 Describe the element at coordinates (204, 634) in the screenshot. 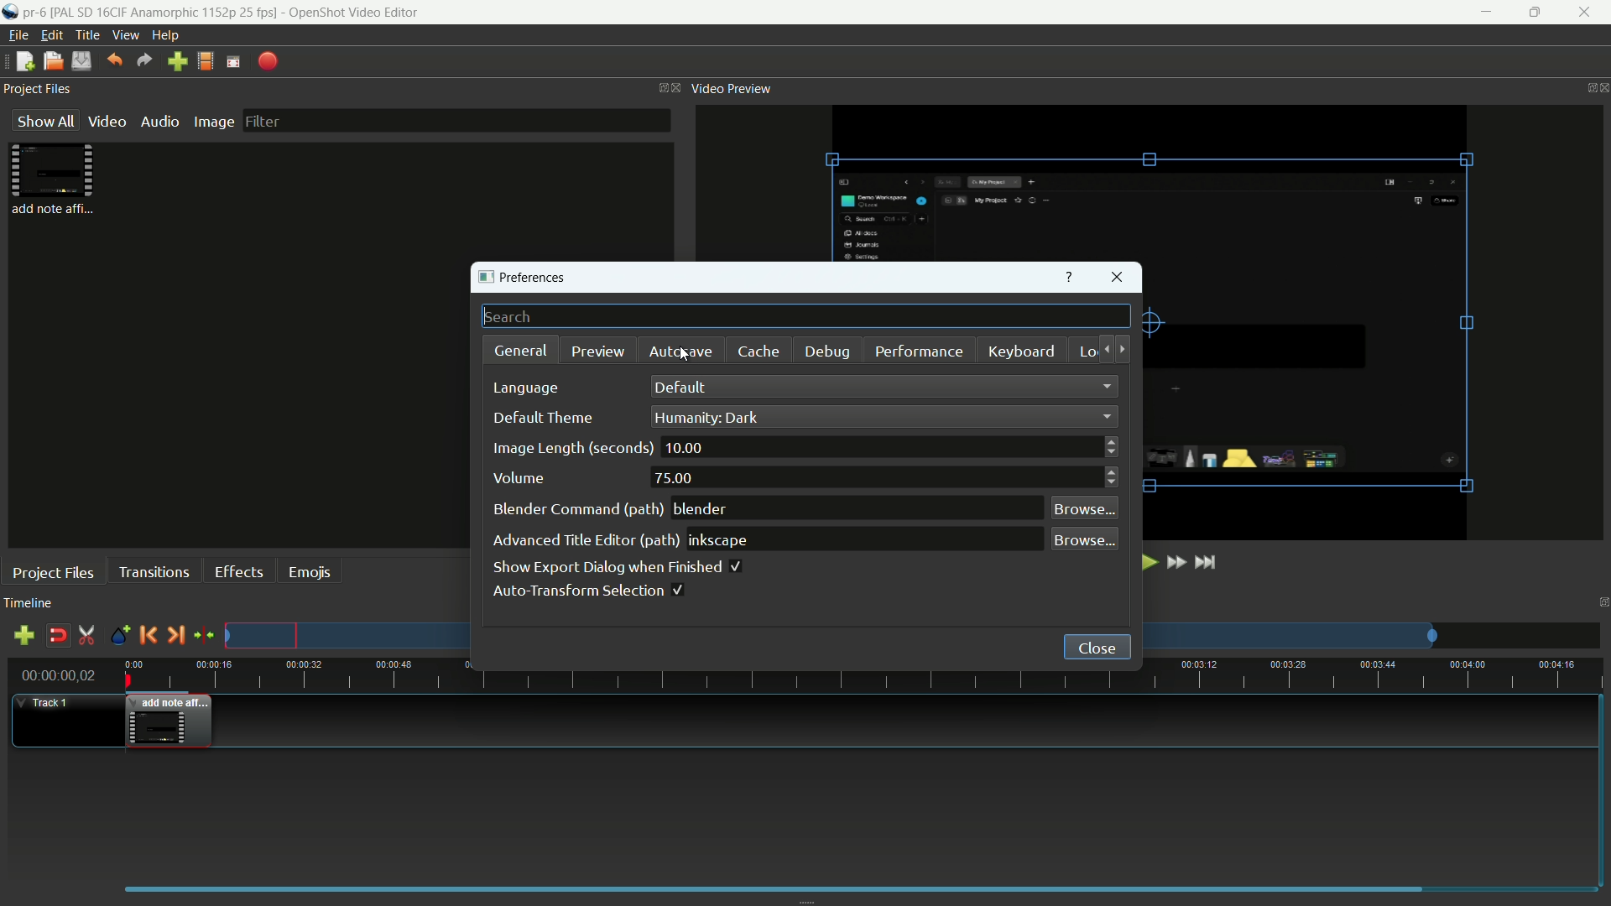

I see `center the timeline on the playhead` at that location.